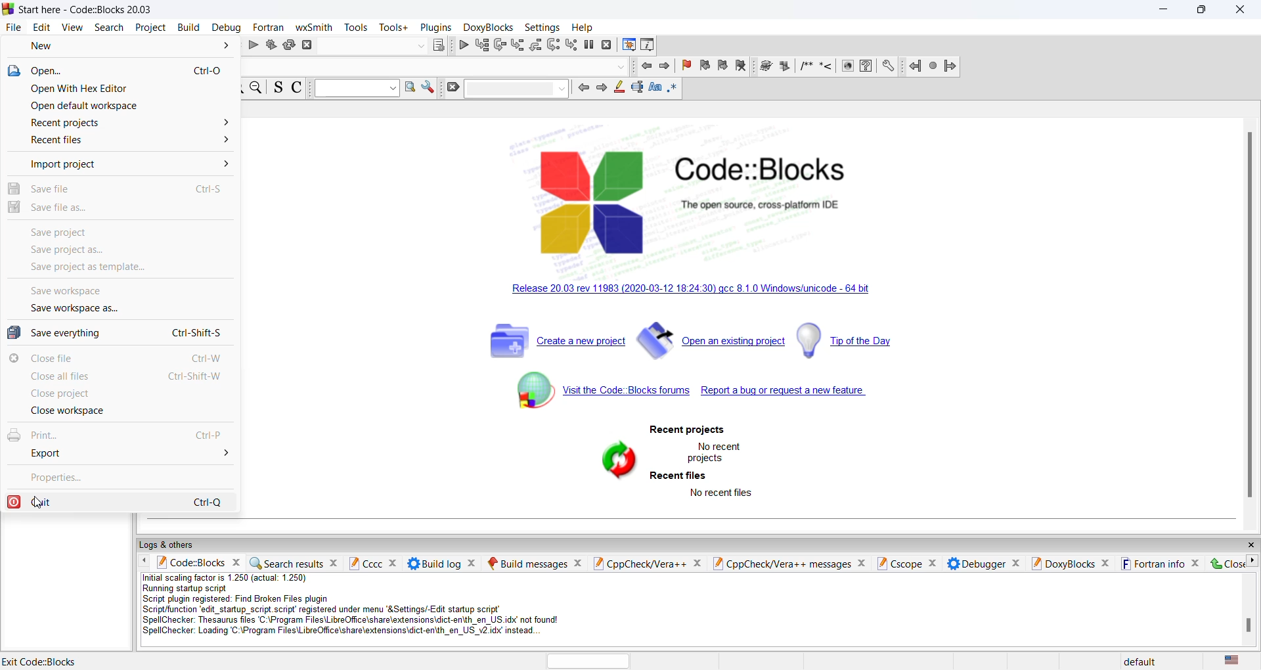 This screenshot has height=670, width=1261. I want to click on next , so click(664, 69).